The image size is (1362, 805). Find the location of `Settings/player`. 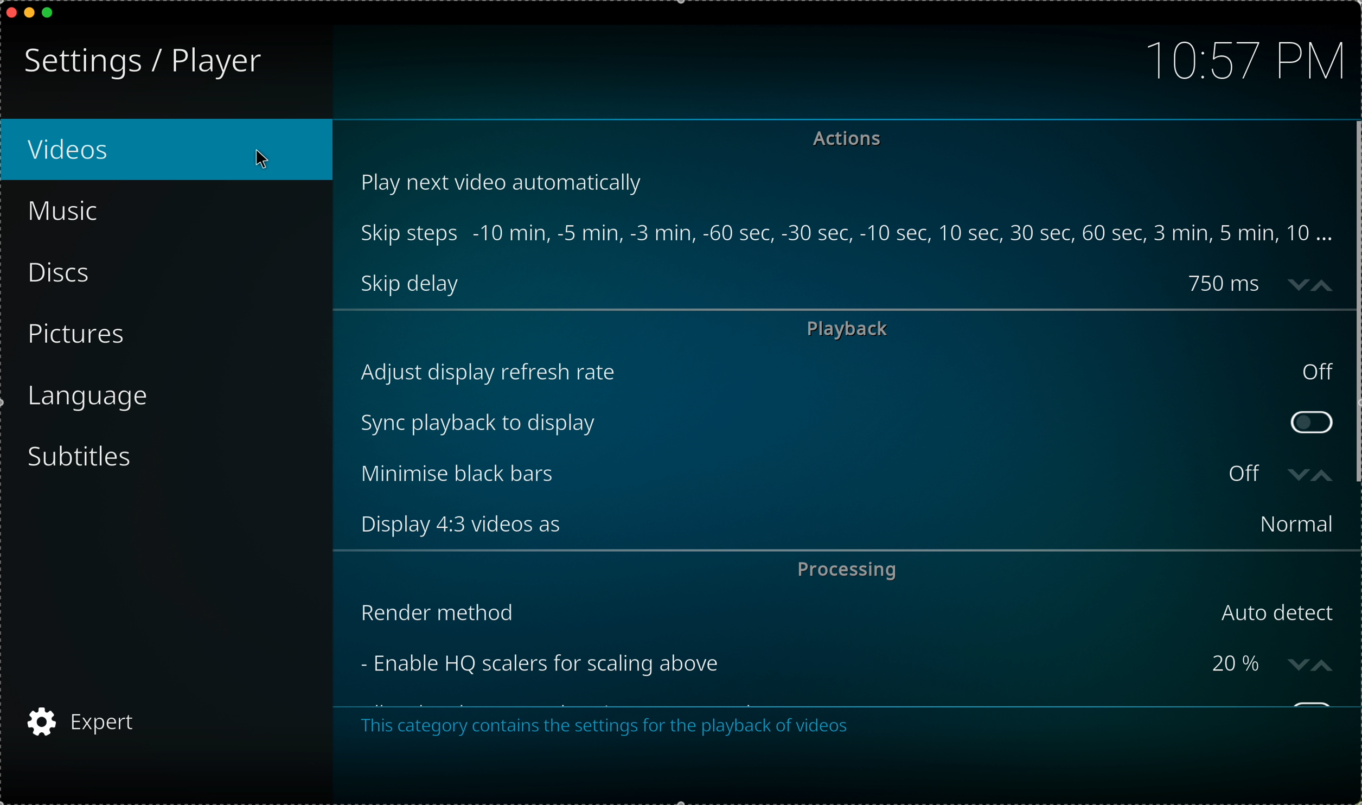

Settings/player is located at coordinates (139, 63).